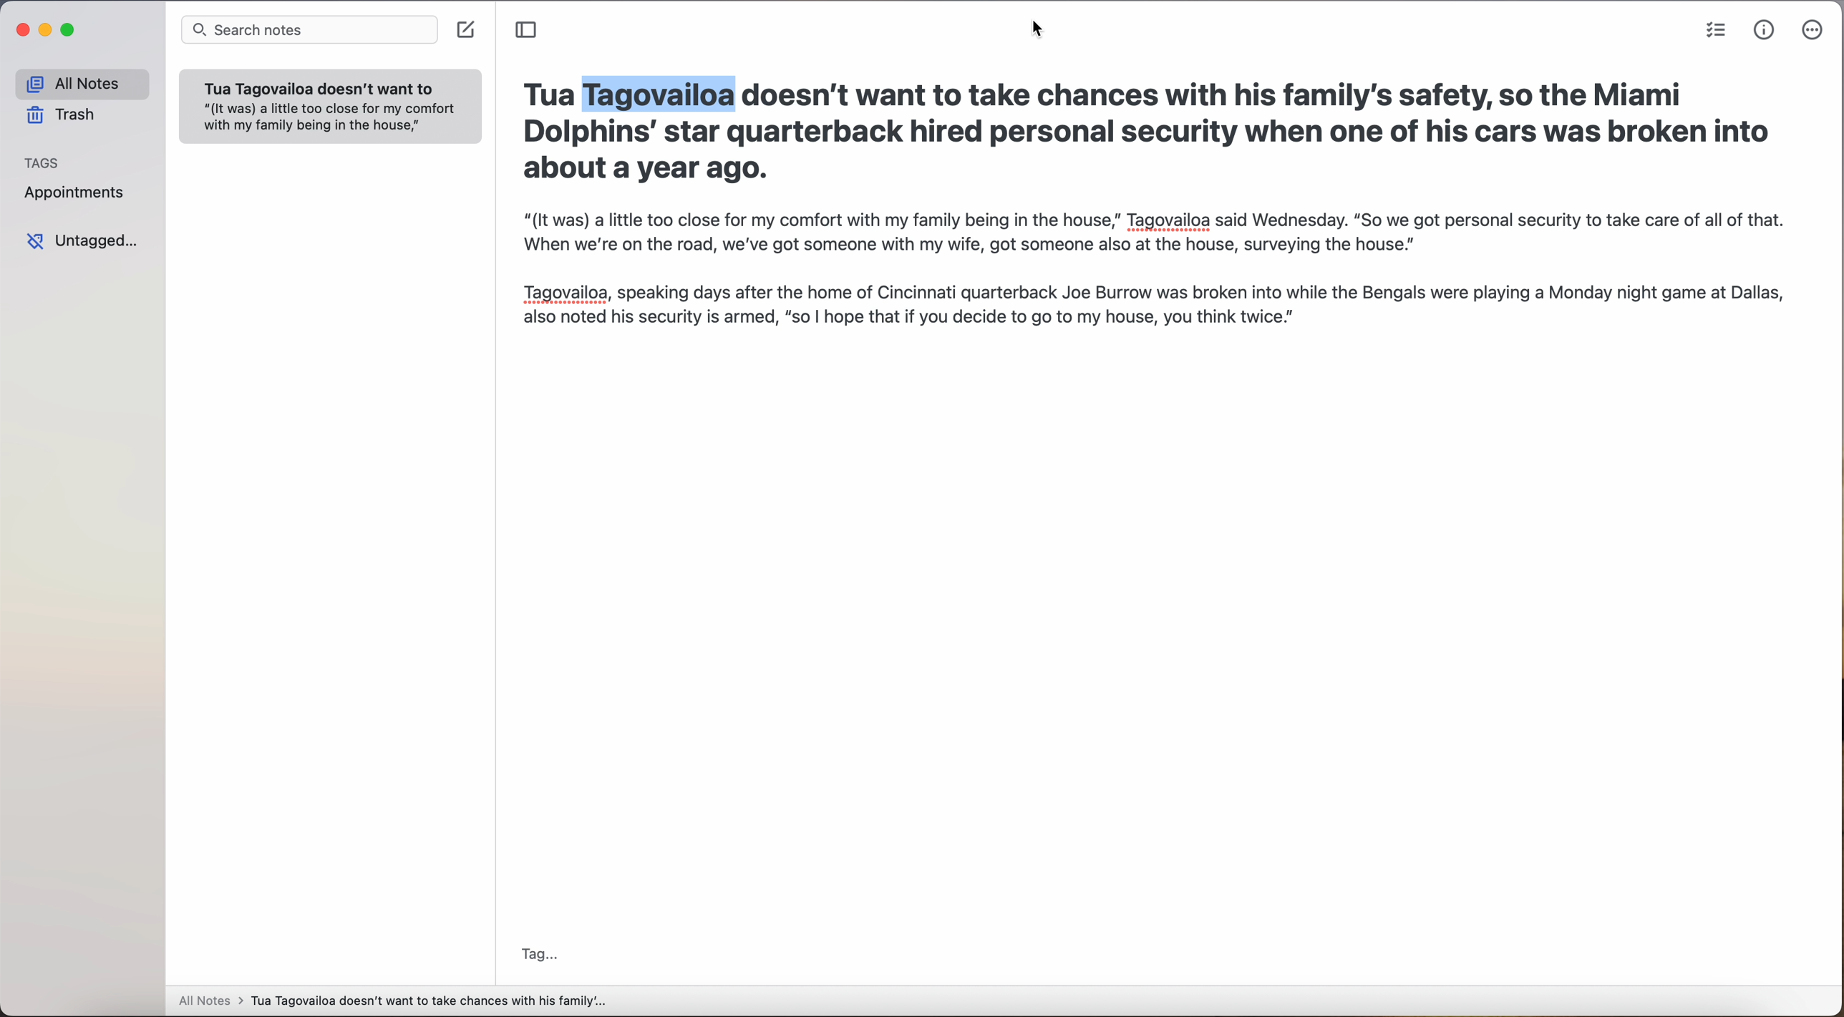 The width and height of the screenshot is (1844, 1017). Describe the element at coordinates (87, 243) in the screenshot. I see `untagged` at that location.